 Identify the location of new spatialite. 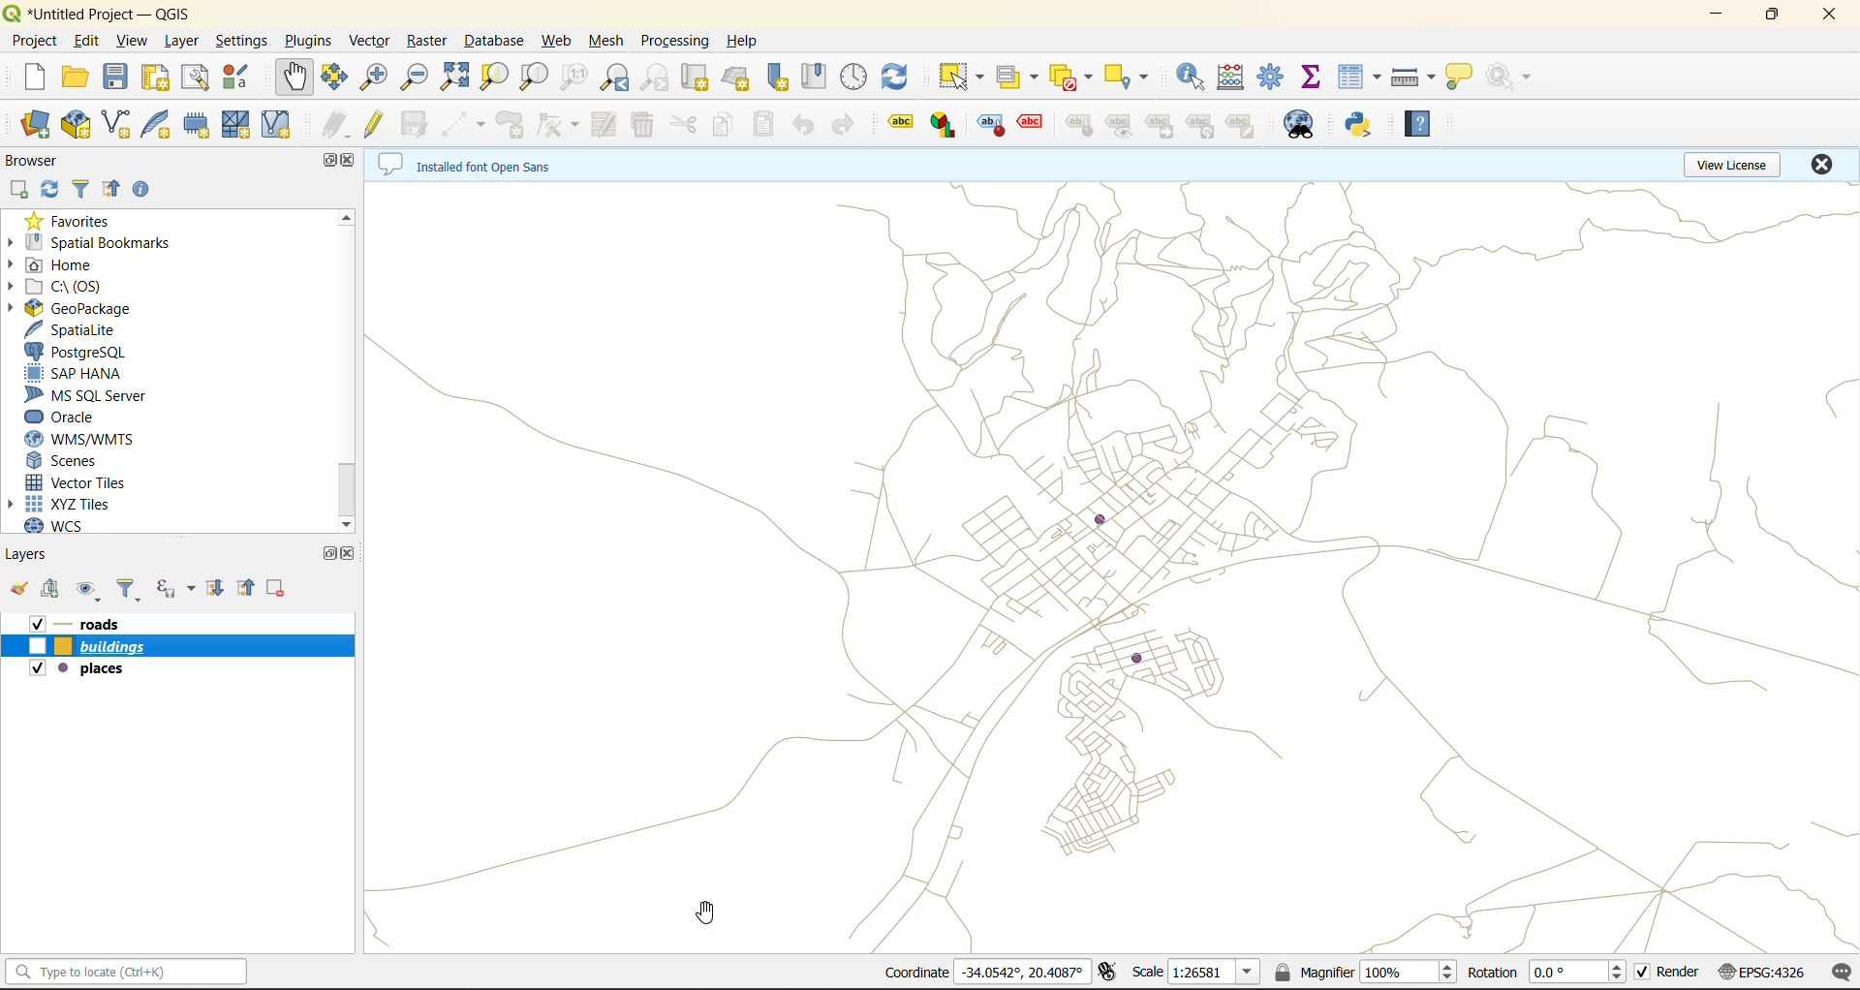
(161, 127).